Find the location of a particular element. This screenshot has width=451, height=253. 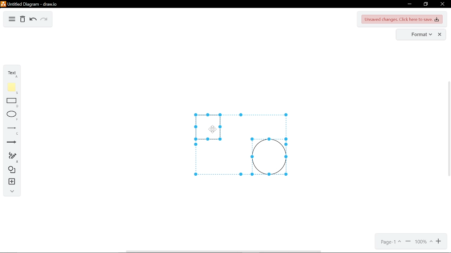

current page is located at coordinates (390, 242).